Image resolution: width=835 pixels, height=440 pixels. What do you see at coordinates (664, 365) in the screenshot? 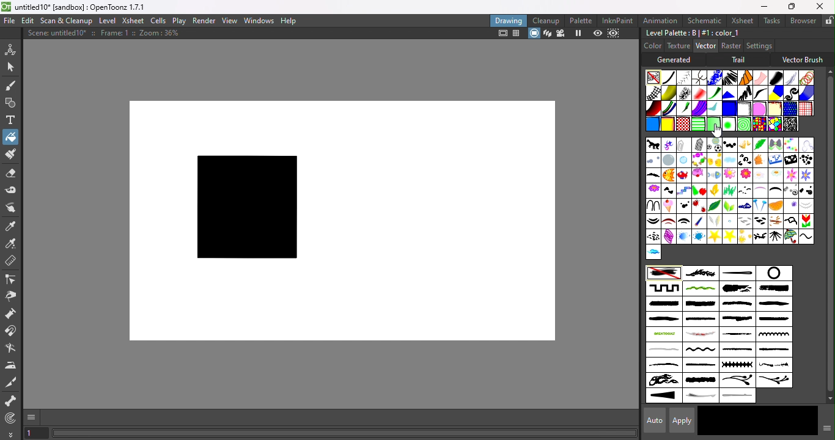
I see `small_brush3` at bounding box center [664, 365].